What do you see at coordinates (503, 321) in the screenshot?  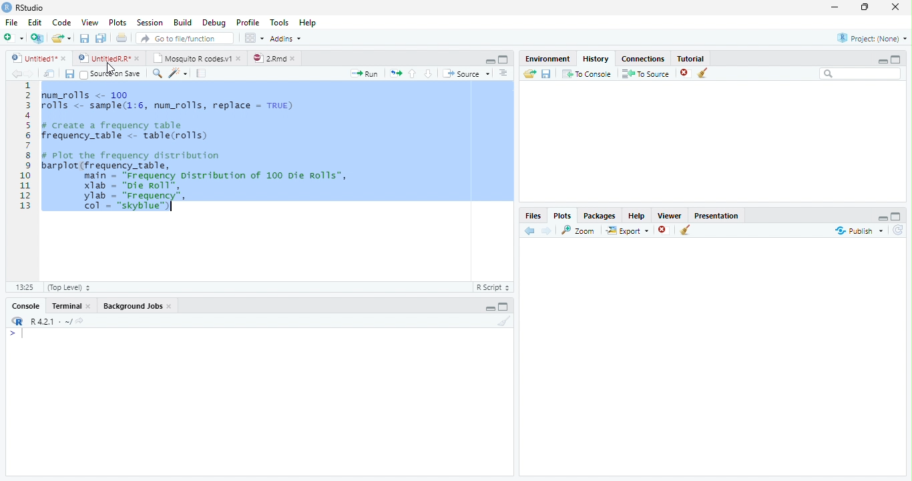 I see `Clear` at bounding box center [503, 321].